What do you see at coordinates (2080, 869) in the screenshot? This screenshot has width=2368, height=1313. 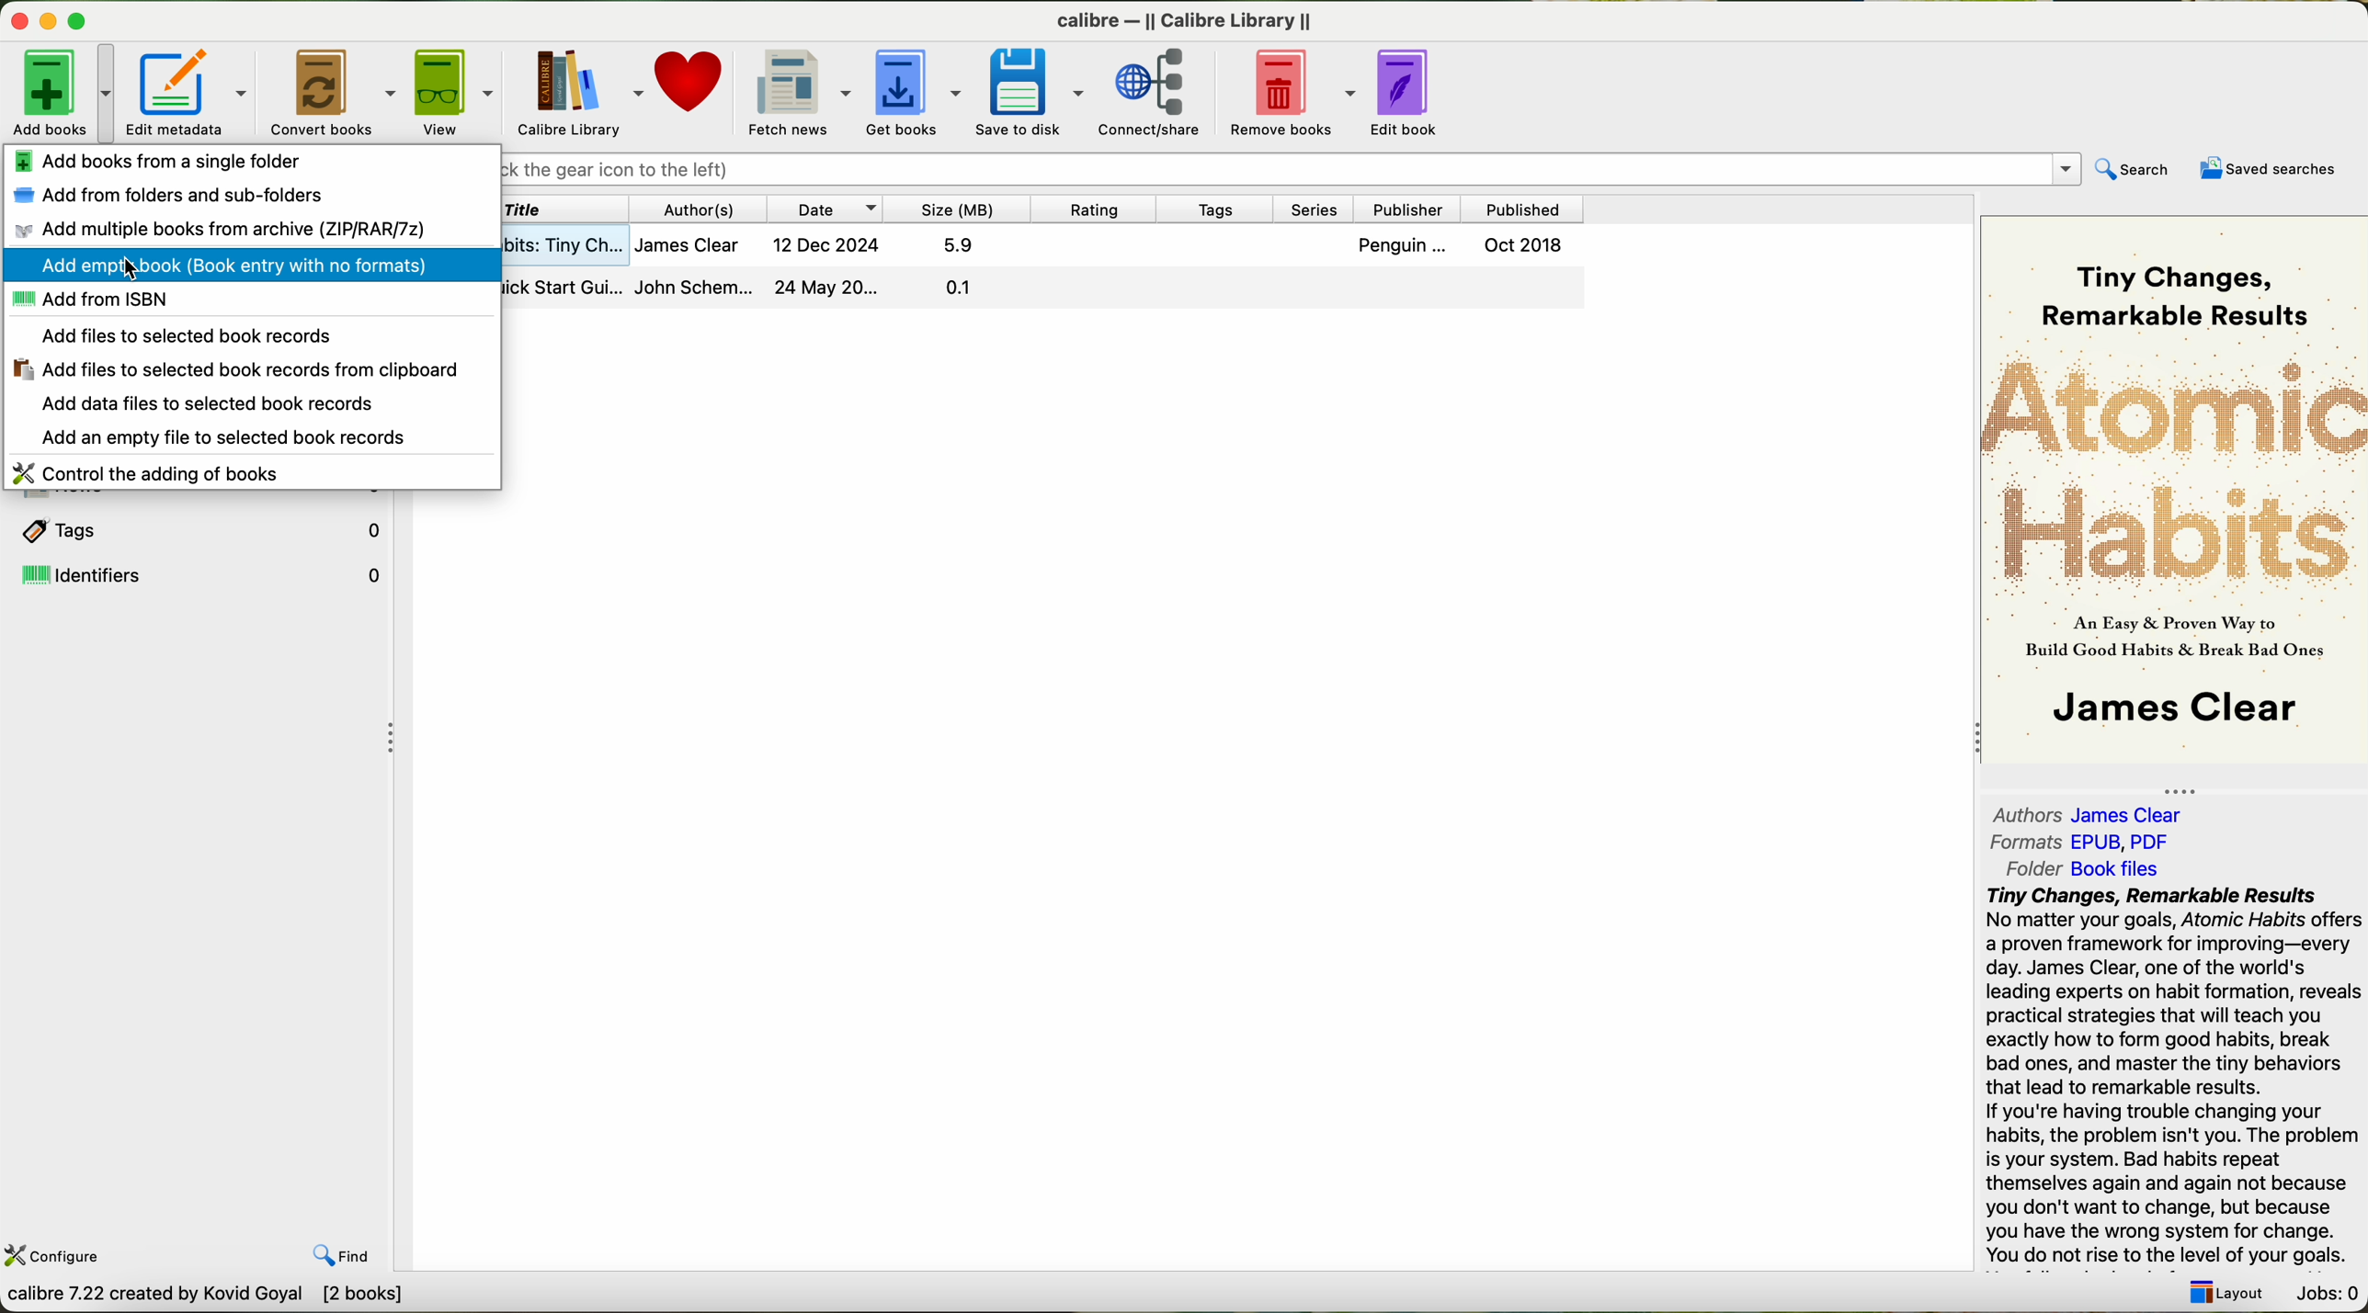 I see `folder` at bounding box center [2080, 869].